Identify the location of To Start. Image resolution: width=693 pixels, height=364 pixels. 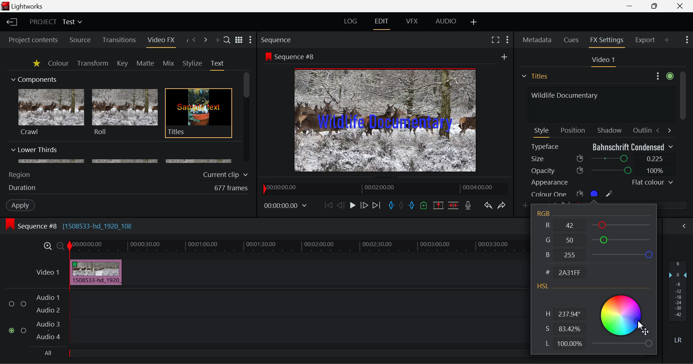
(328, 206).